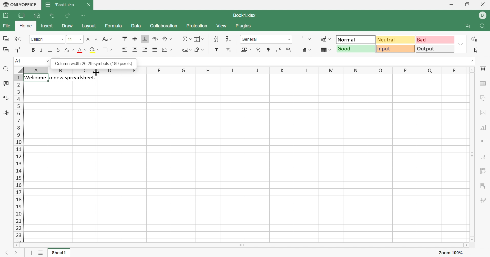 The height and width of the screenshot is (257, 490). Describe the element at coordinates (60, 78) in the screenshot. I see `Welcome to new spreadsheet` at that location.